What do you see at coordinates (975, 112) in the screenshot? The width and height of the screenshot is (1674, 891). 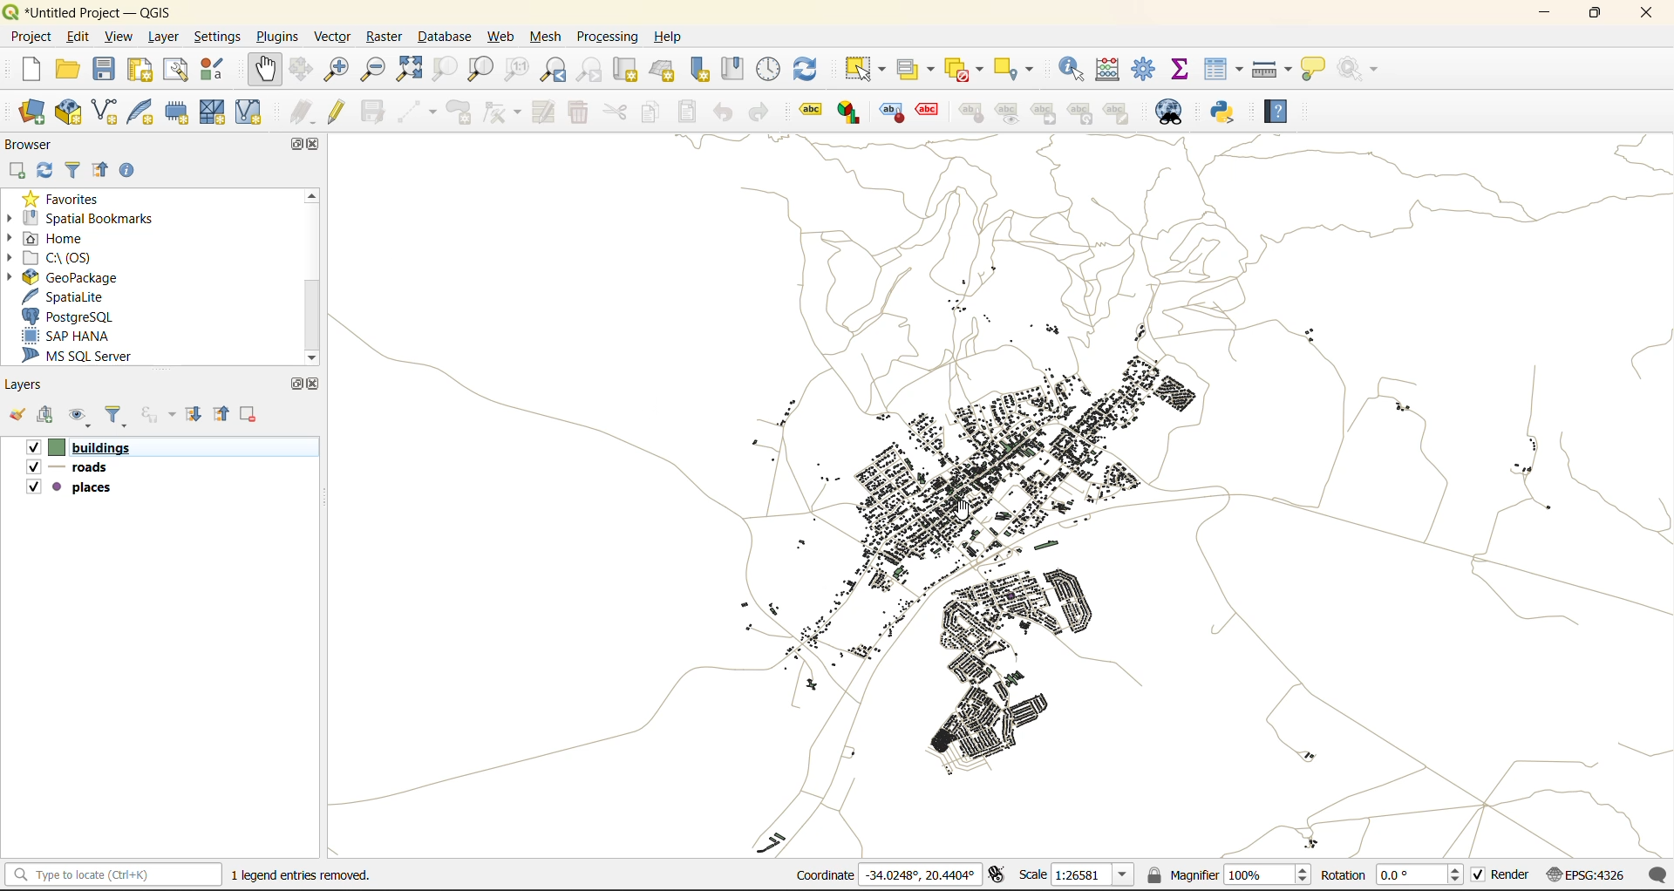 I see `style` at bounding box center [975, 112].